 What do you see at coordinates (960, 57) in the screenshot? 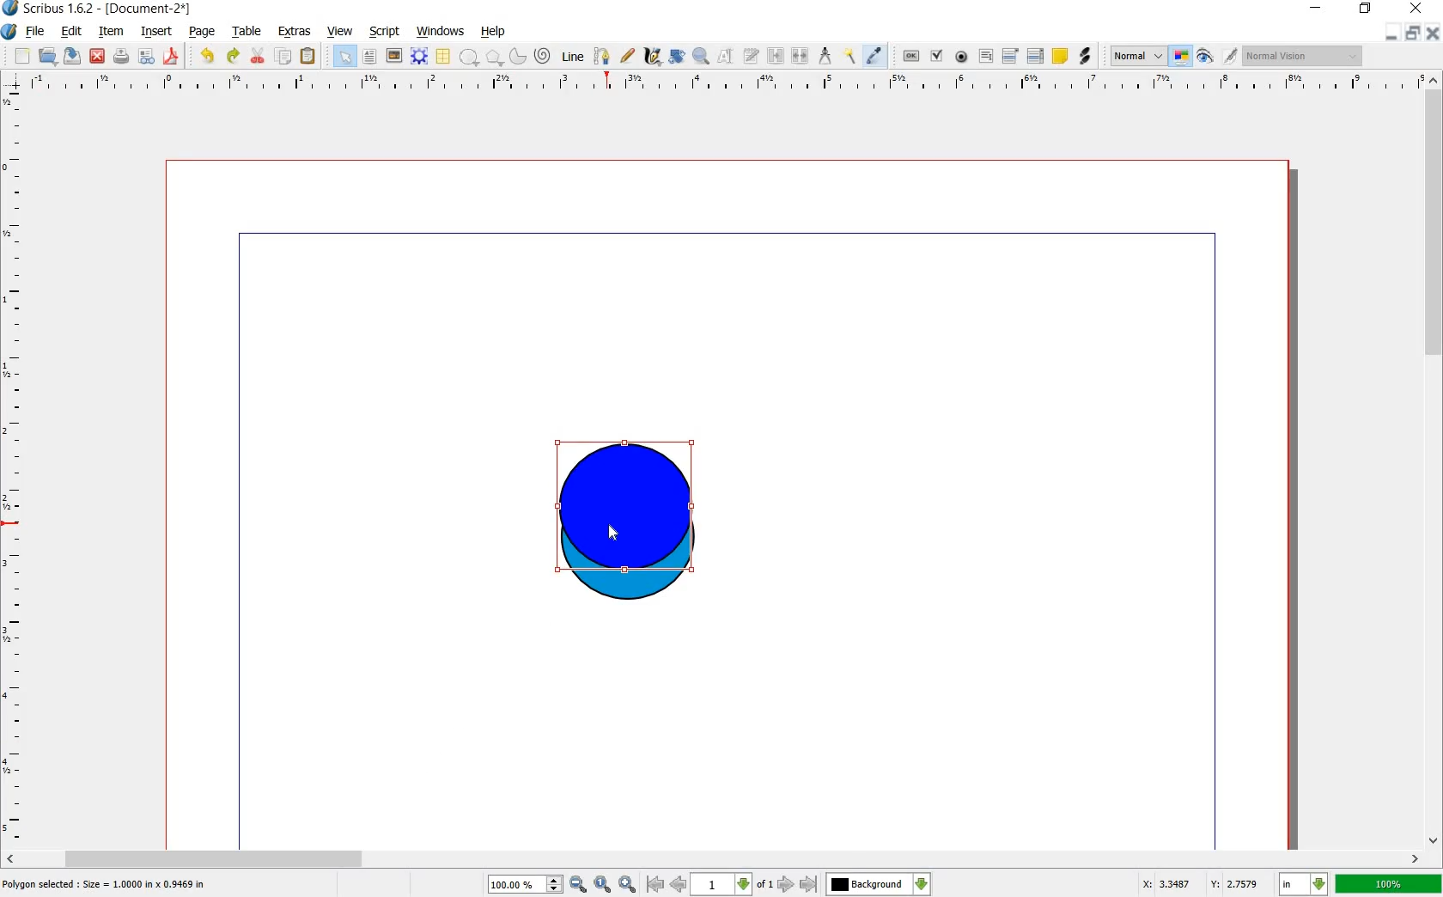
I see `pdf radio button` at bounding box center [960, 57].